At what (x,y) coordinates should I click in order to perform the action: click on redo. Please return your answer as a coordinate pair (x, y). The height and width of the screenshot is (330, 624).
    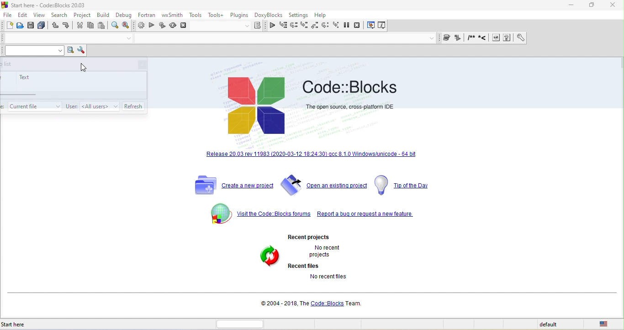
    Looking at the image, I should click on (66, 27).